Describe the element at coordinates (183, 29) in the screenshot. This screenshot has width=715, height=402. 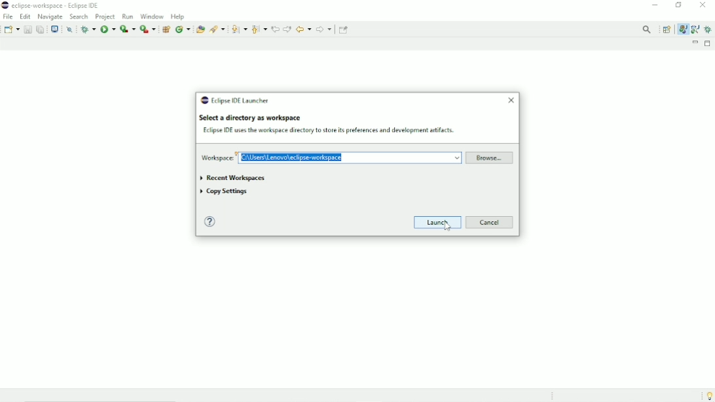
I see `New java class` at that location.